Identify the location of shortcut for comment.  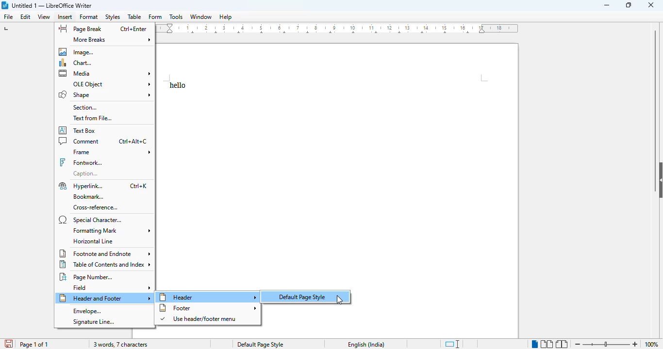
(133, 142).